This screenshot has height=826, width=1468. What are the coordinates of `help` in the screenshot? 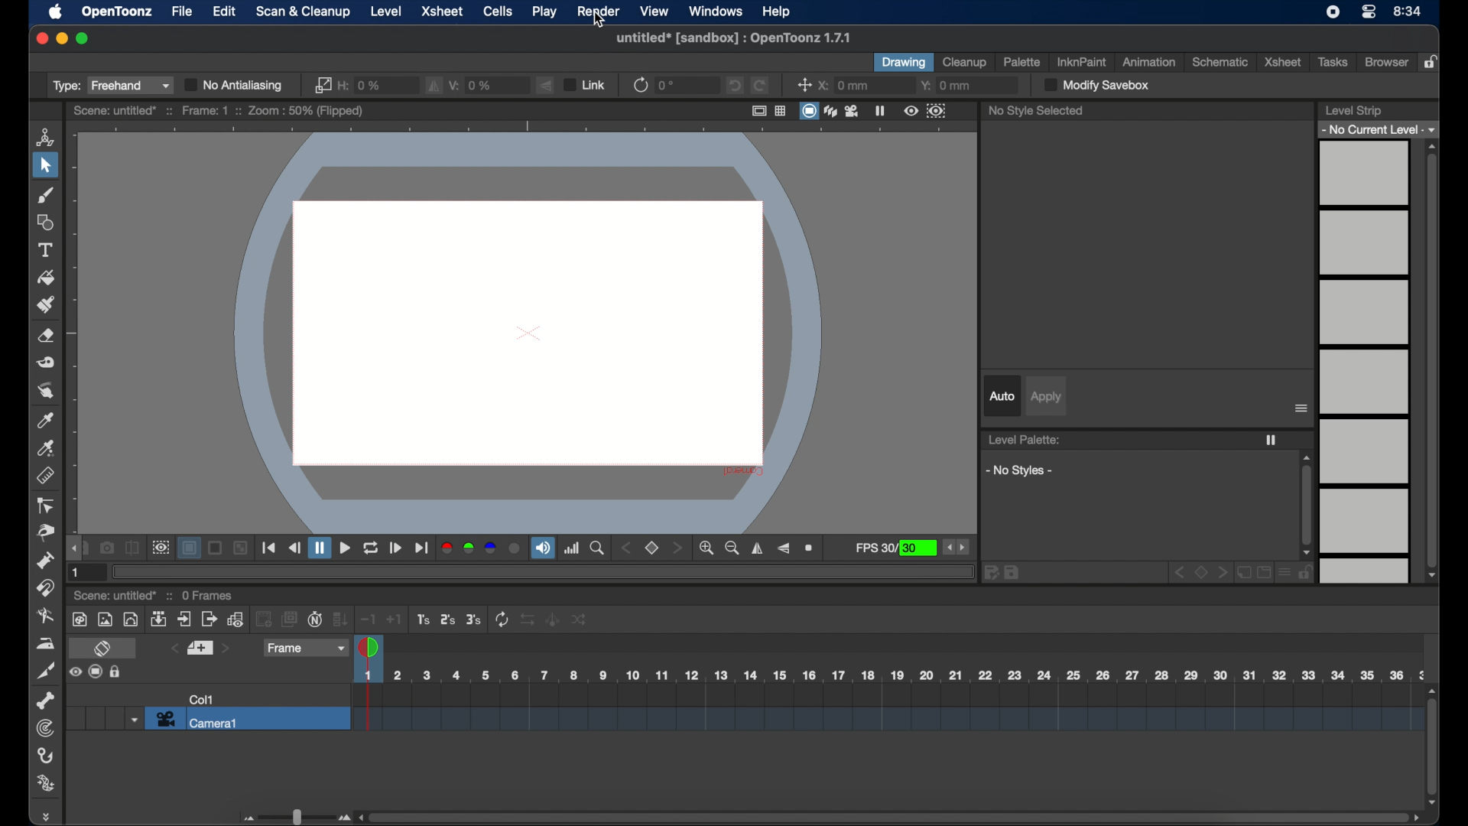 It's located at (776, 12).